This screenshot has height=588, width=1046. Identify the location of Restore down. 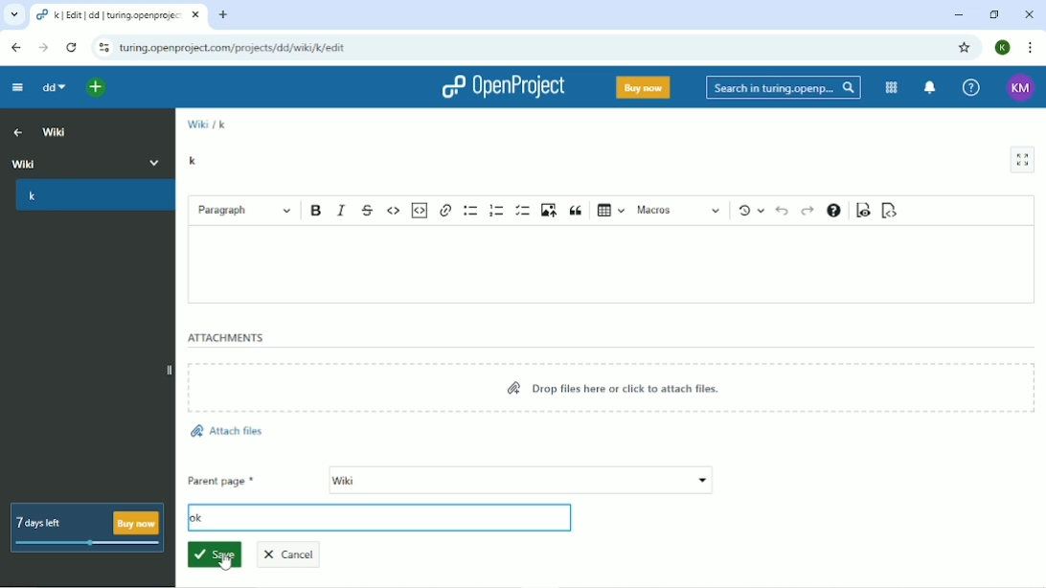
(993, 14).